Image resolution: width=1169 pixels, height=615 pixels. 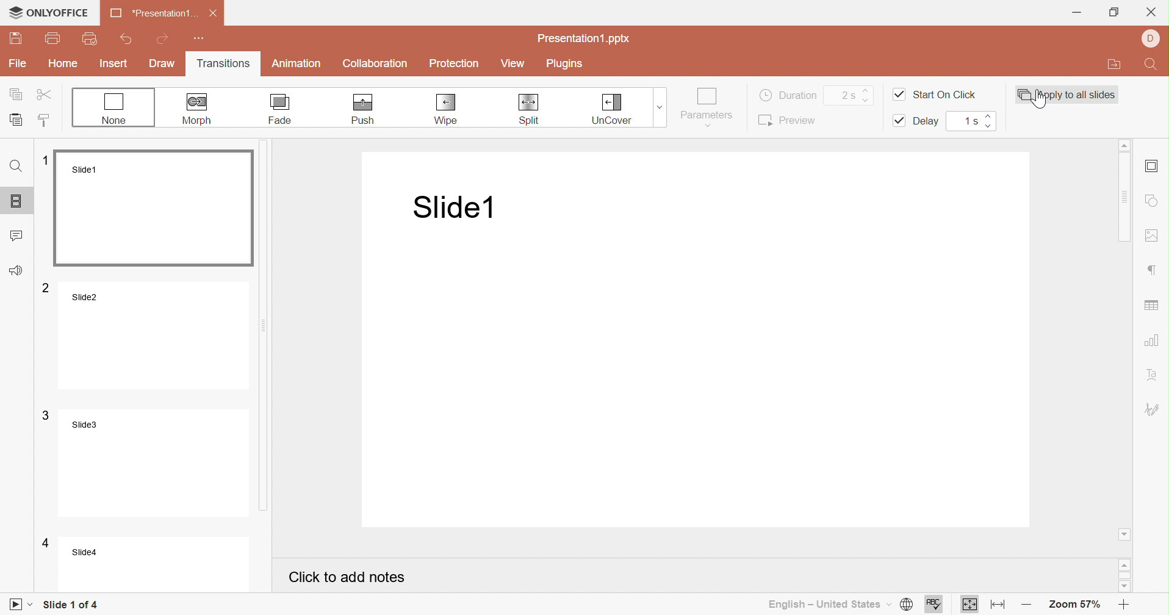 What do you see at coordinates (273, 329) in the screenshot?
I see `Scroll bar` at bounding box center [273, 329].